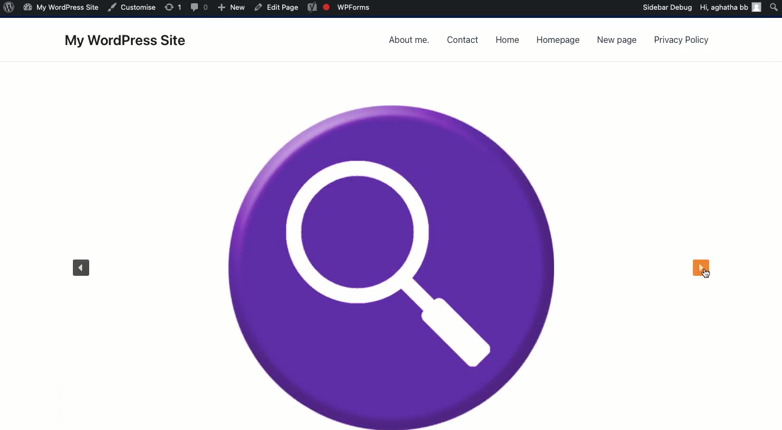 This screenshot has height=430, width=782. What do you see at coordinates (724, 9) in the screenshot?
I see `hi, aghatha bb` at bounding box center [724, 9].